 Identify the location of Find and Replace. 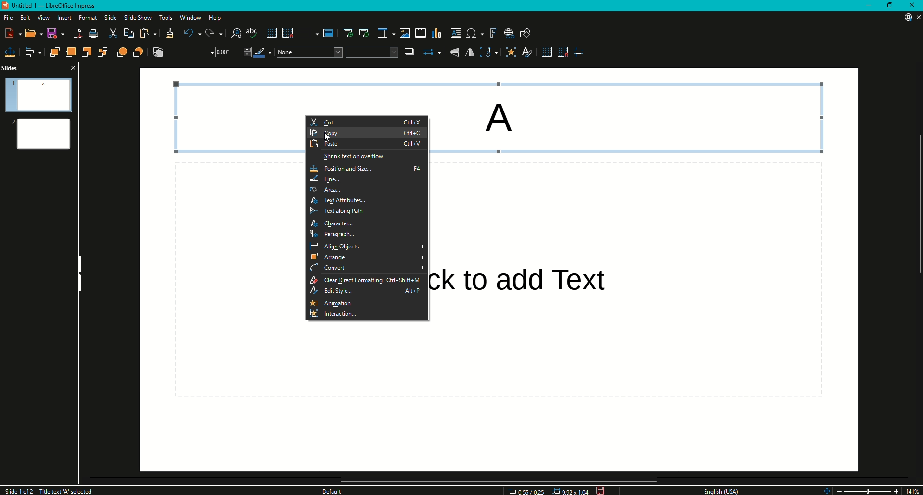
(231, 32).